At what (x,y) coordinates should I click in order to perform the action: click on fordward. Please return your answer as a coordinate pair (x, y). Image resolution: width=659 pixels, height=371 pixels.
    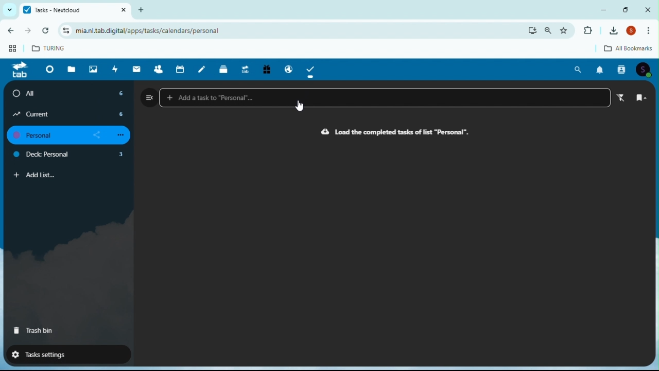
    Looking at the image, I should click on (29, 32).